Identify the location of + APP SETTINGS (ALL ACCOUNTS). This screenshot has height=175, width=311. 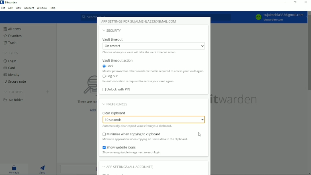
(135, 166).